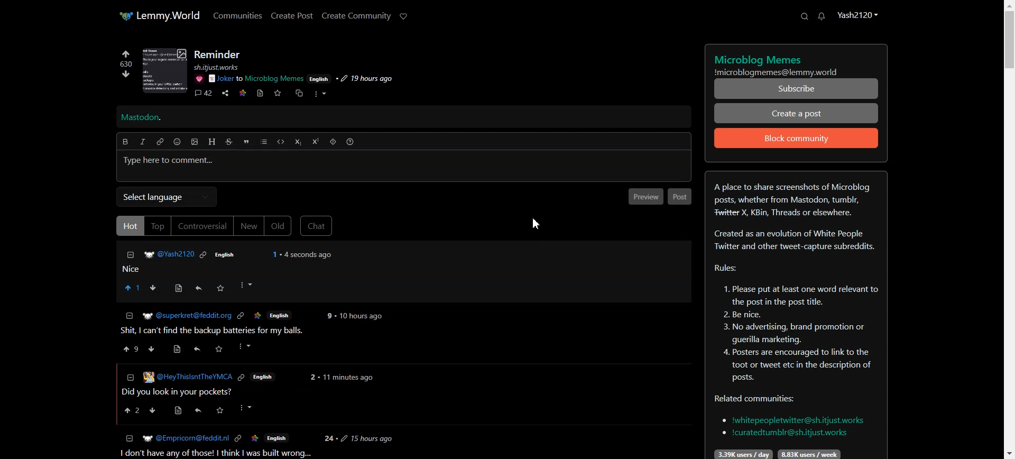 The image size is (1015, 459). Describe the element at coordinates (141, 118) in the screenshot. I see `Text` at that location.